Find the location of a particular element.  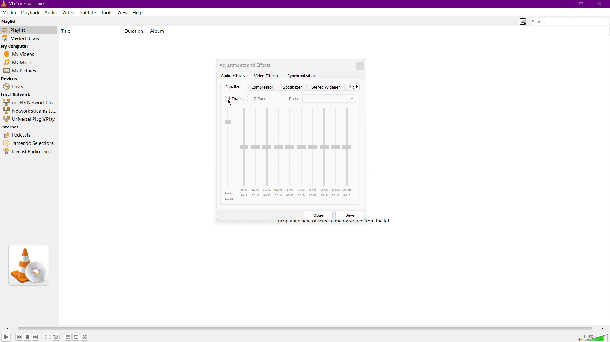

VLC Logo is located at coordinates (30, 263).